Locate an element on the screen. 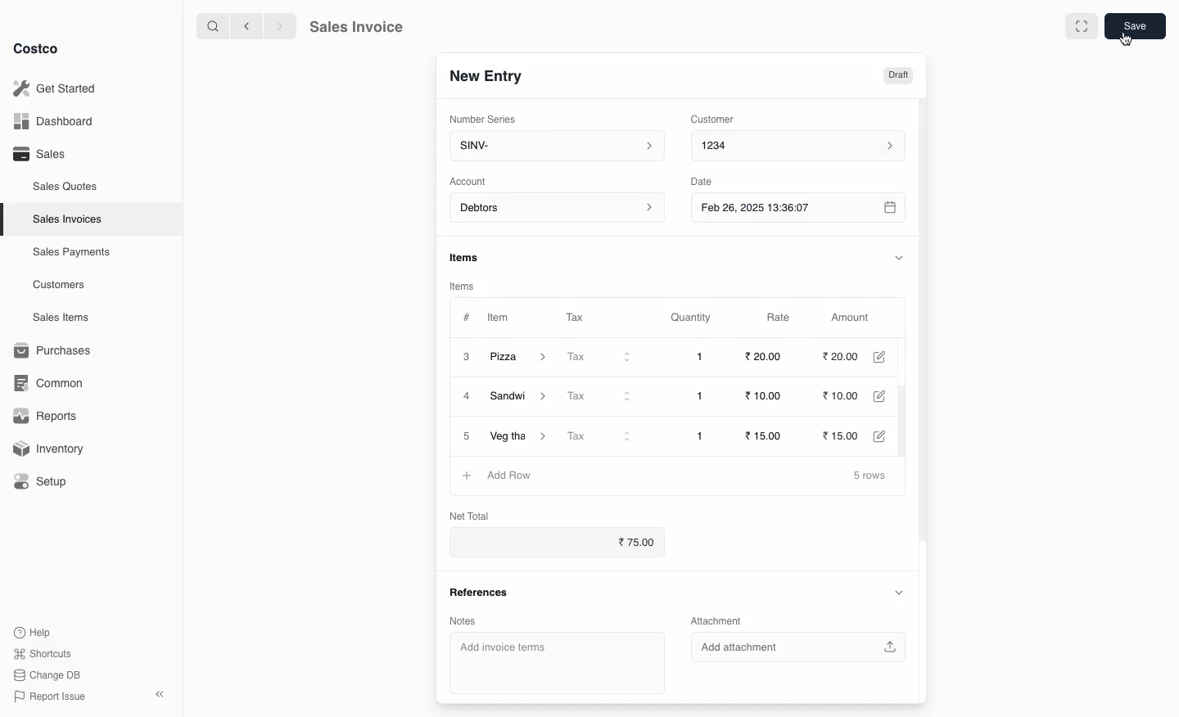  Sandwich is located at coordinates (523, 398).